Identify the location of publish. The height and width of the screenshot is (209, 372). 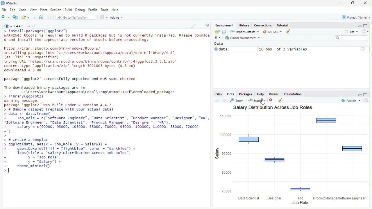
(351, 100).